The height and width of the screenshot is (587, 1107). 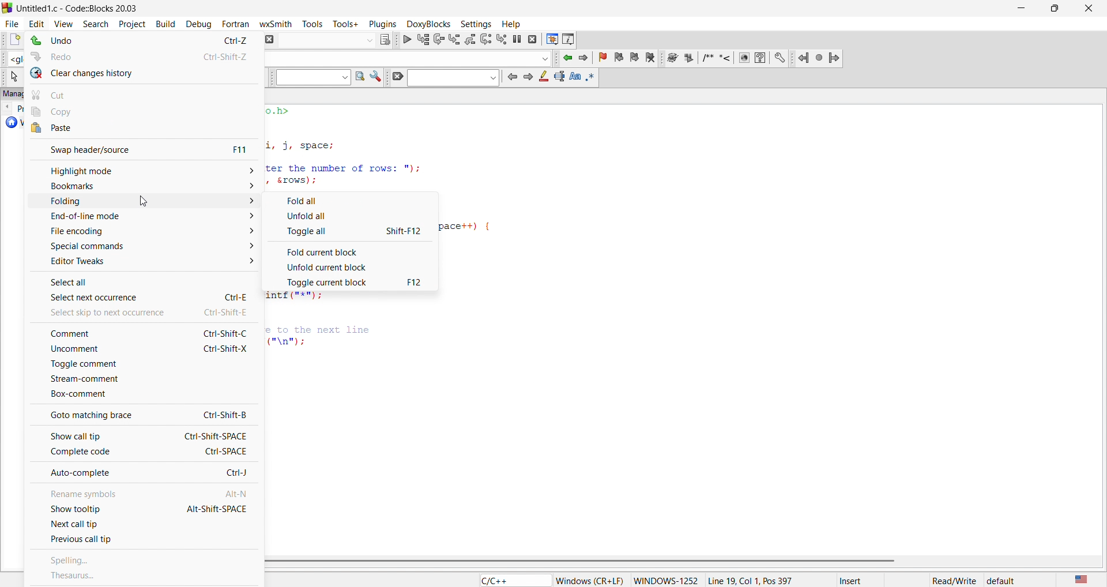 I want to click on run to cursor, so click(x=423, y=39).